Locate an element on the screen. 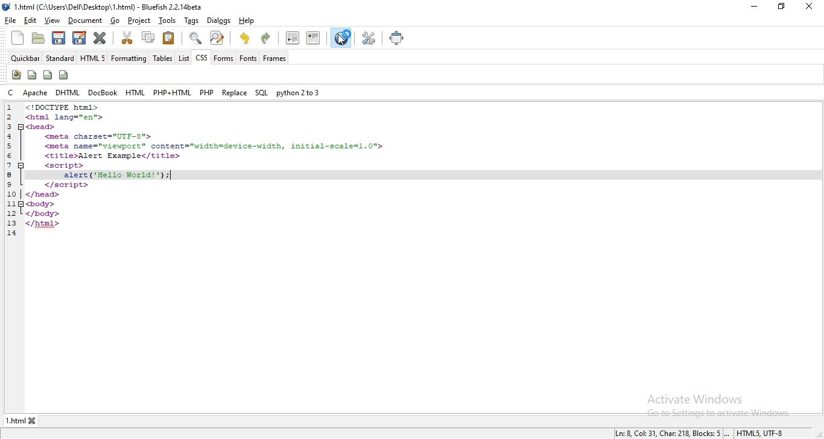 The width and height of the screenshot is (824, 439). icon is located at coordinates (16, 75).